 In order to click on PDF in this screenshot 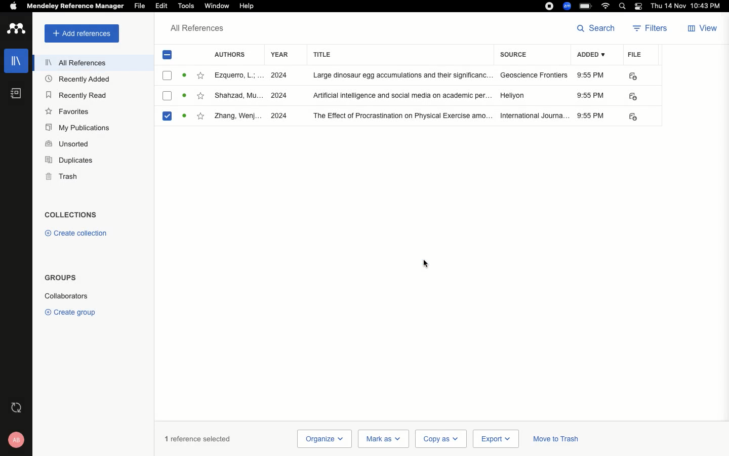, I will do `click(632, 76)`.